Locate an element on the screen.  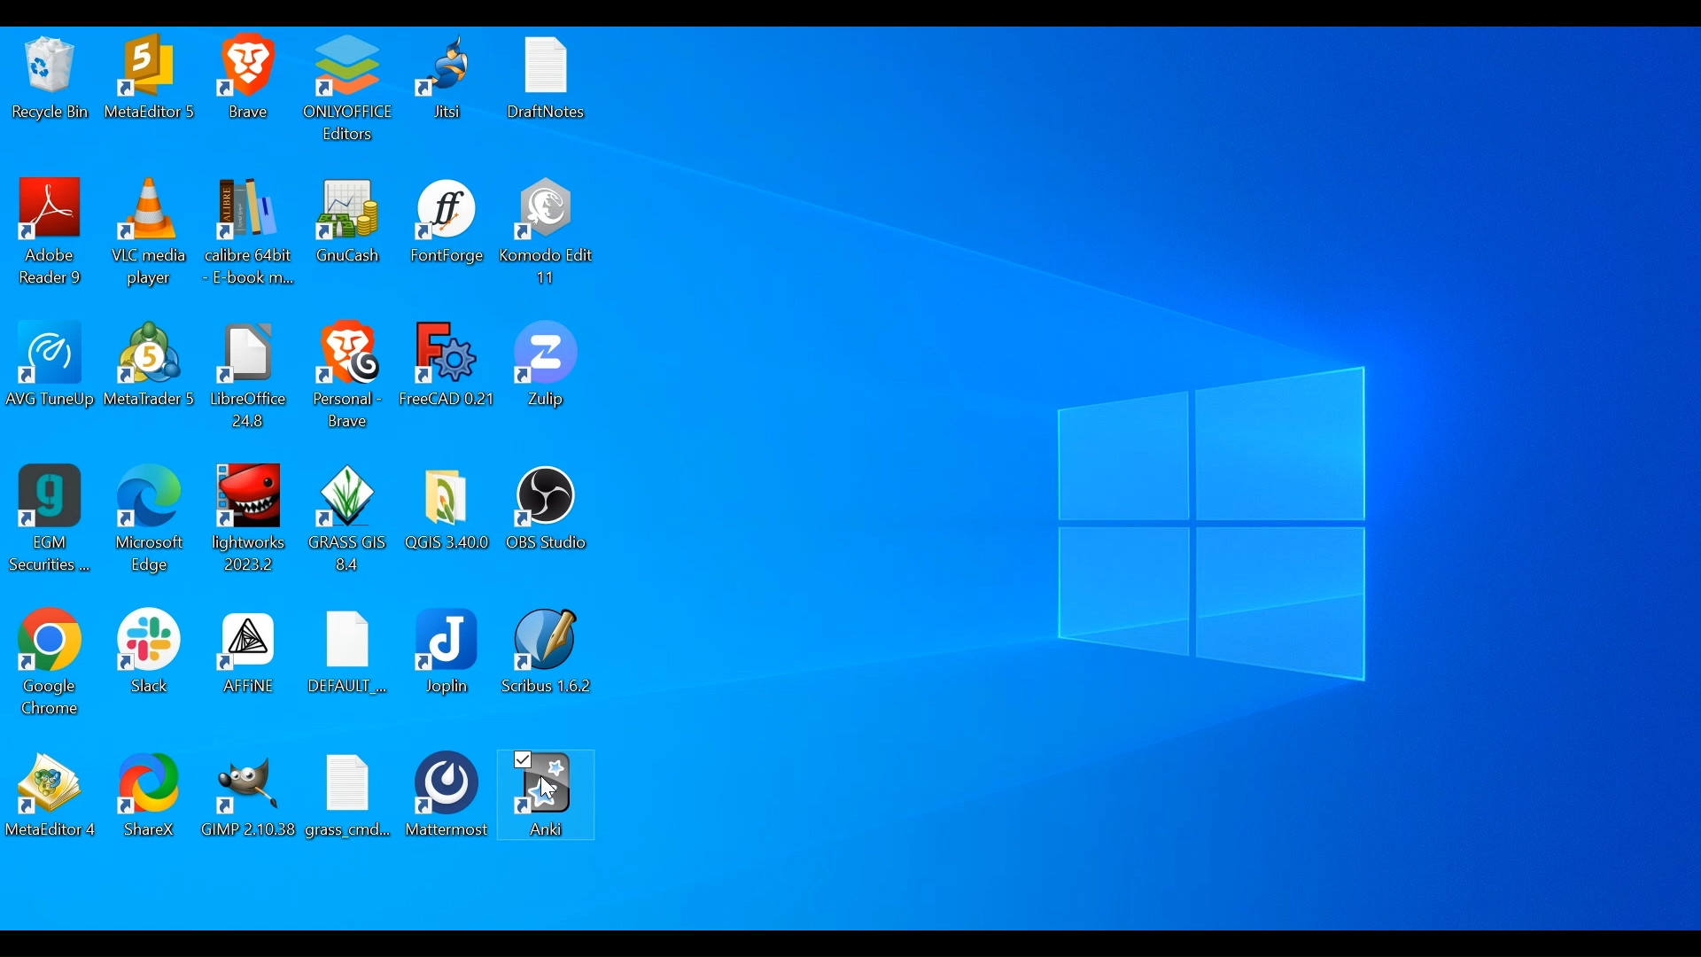
Joplin Desktop icon is located at coordinates (444, 652).